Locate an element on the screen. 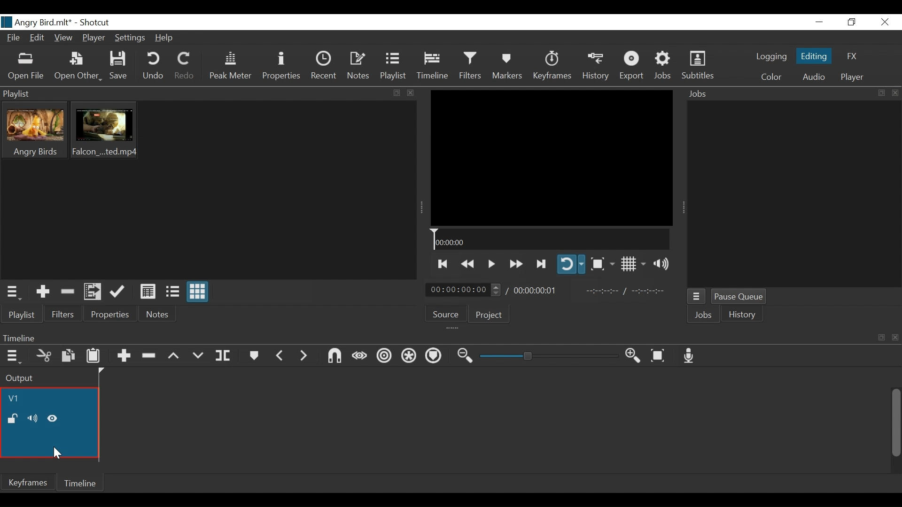 The height and width of the screenshot is (507, 902). Next marker is located at coordinates (305, 357).